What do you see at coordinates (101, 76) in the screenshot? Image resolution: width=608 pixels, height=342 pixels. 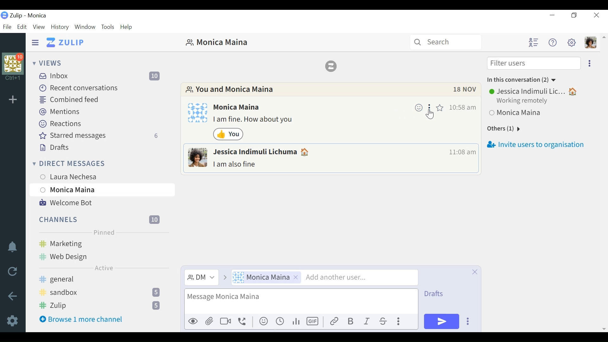 I see `Inbox` at bounding box center [101, 76].